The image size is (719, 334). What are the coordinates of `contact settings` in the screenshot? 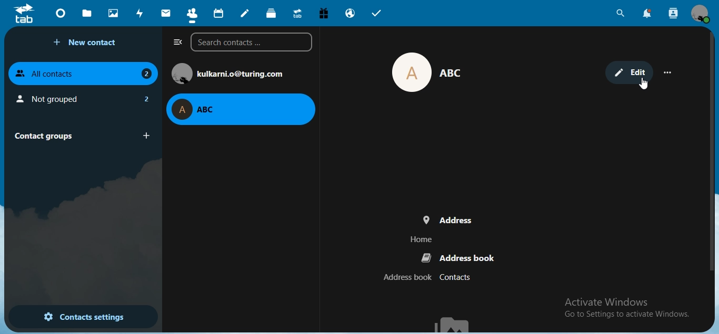 It's located at (76, 316).